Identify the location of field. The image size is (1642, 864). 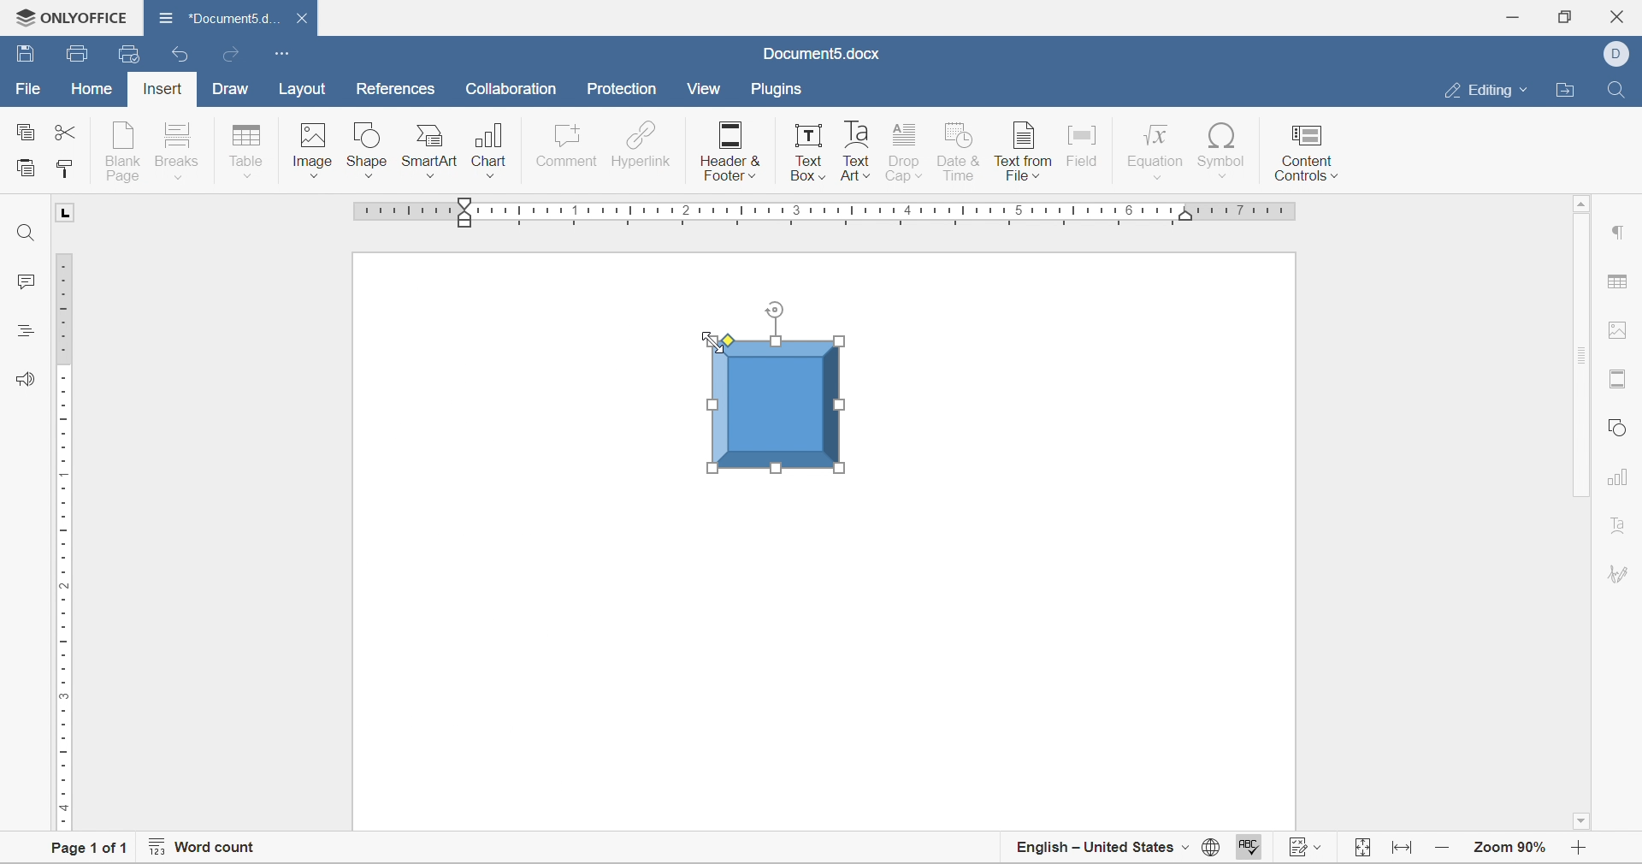
(1087, 145).